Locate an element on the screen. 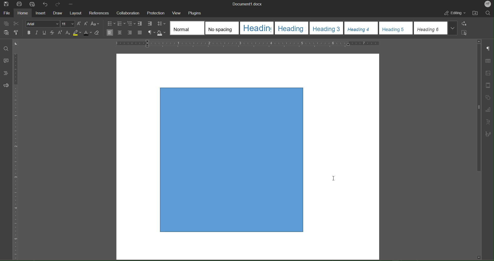 Image resolution: width=494 pixels, height=261 pixels. Highlight is located at coordinates (77, 33).